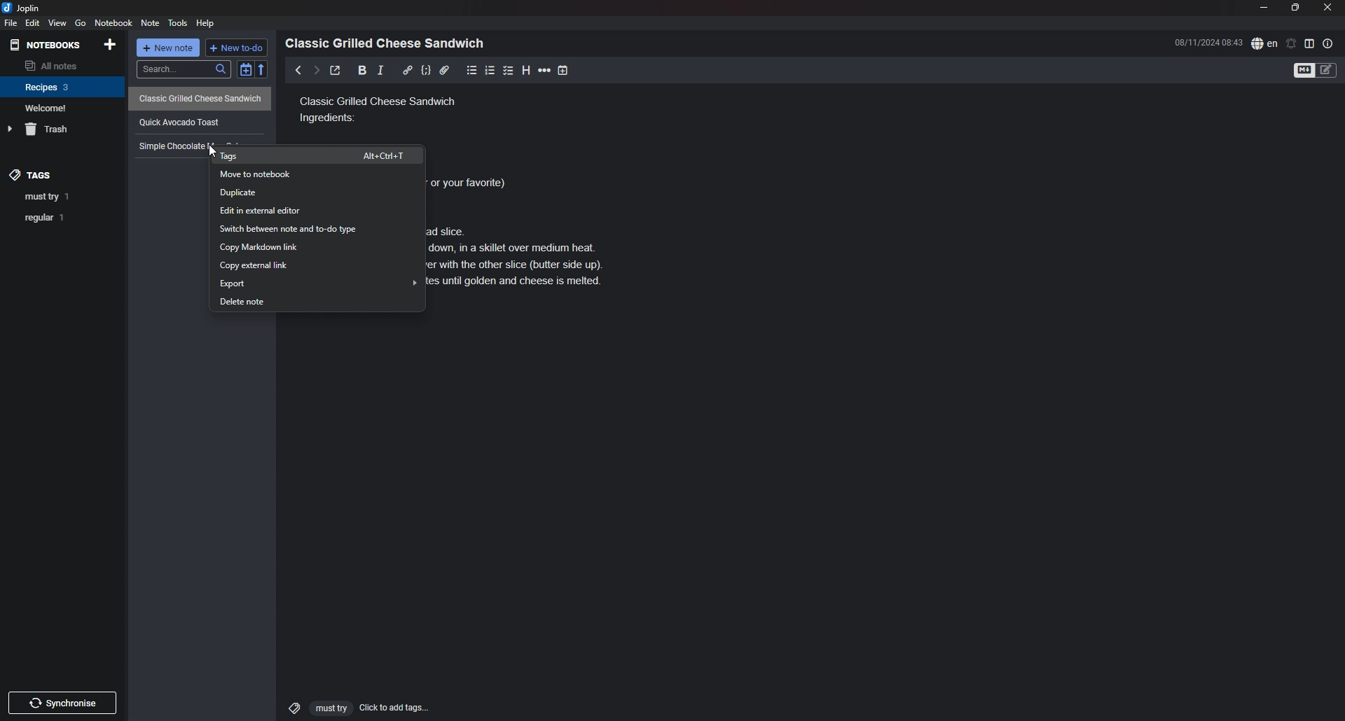 This screenshot has width=1345, height=721. What do you see at coordinates (57, 23) in the screenshot?
I see `view` at bounding box center [57, 23].